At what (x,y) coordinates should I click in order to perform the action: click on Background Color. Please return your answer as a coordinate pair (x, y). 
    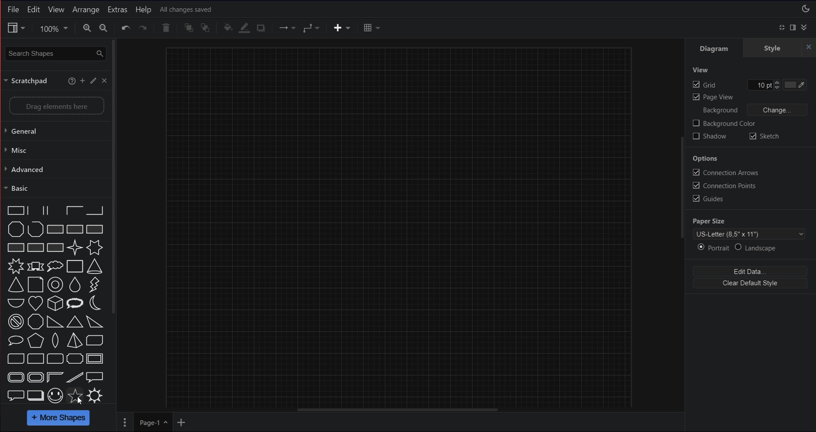
    Looking at the image, I should click on (724, 123).